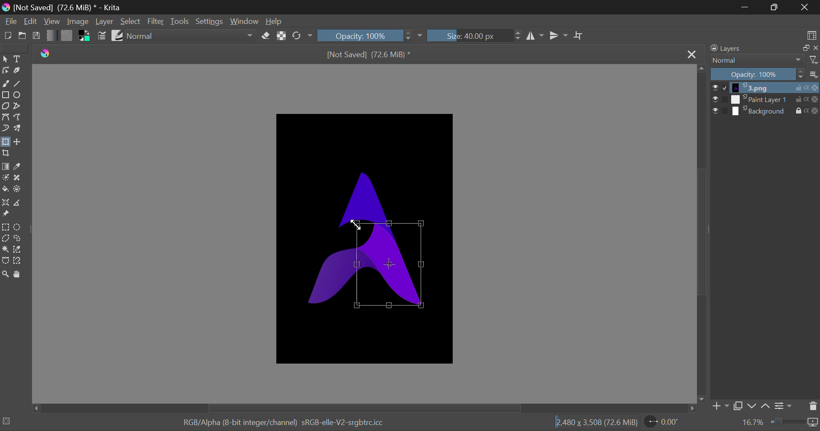  I want to click on Assistant Tool, so click(5, 203).